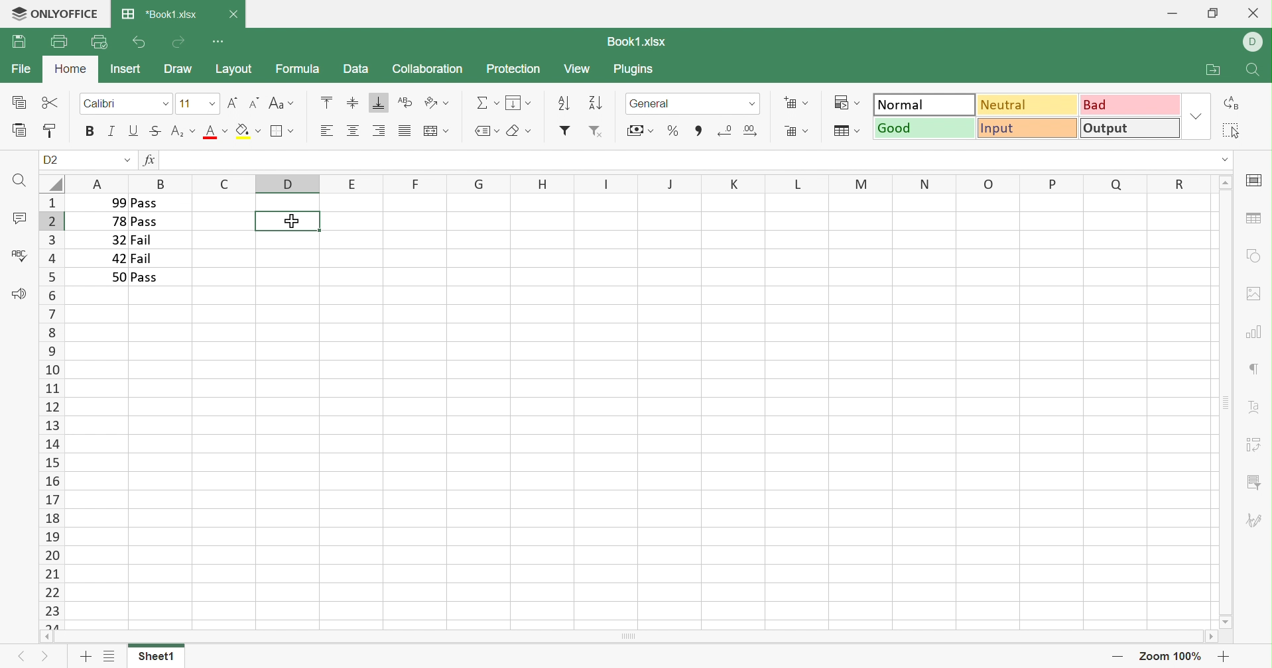 The image size is (1272, 668). I want to click on Customize Quick Access Toolbar, so click(220, 42).